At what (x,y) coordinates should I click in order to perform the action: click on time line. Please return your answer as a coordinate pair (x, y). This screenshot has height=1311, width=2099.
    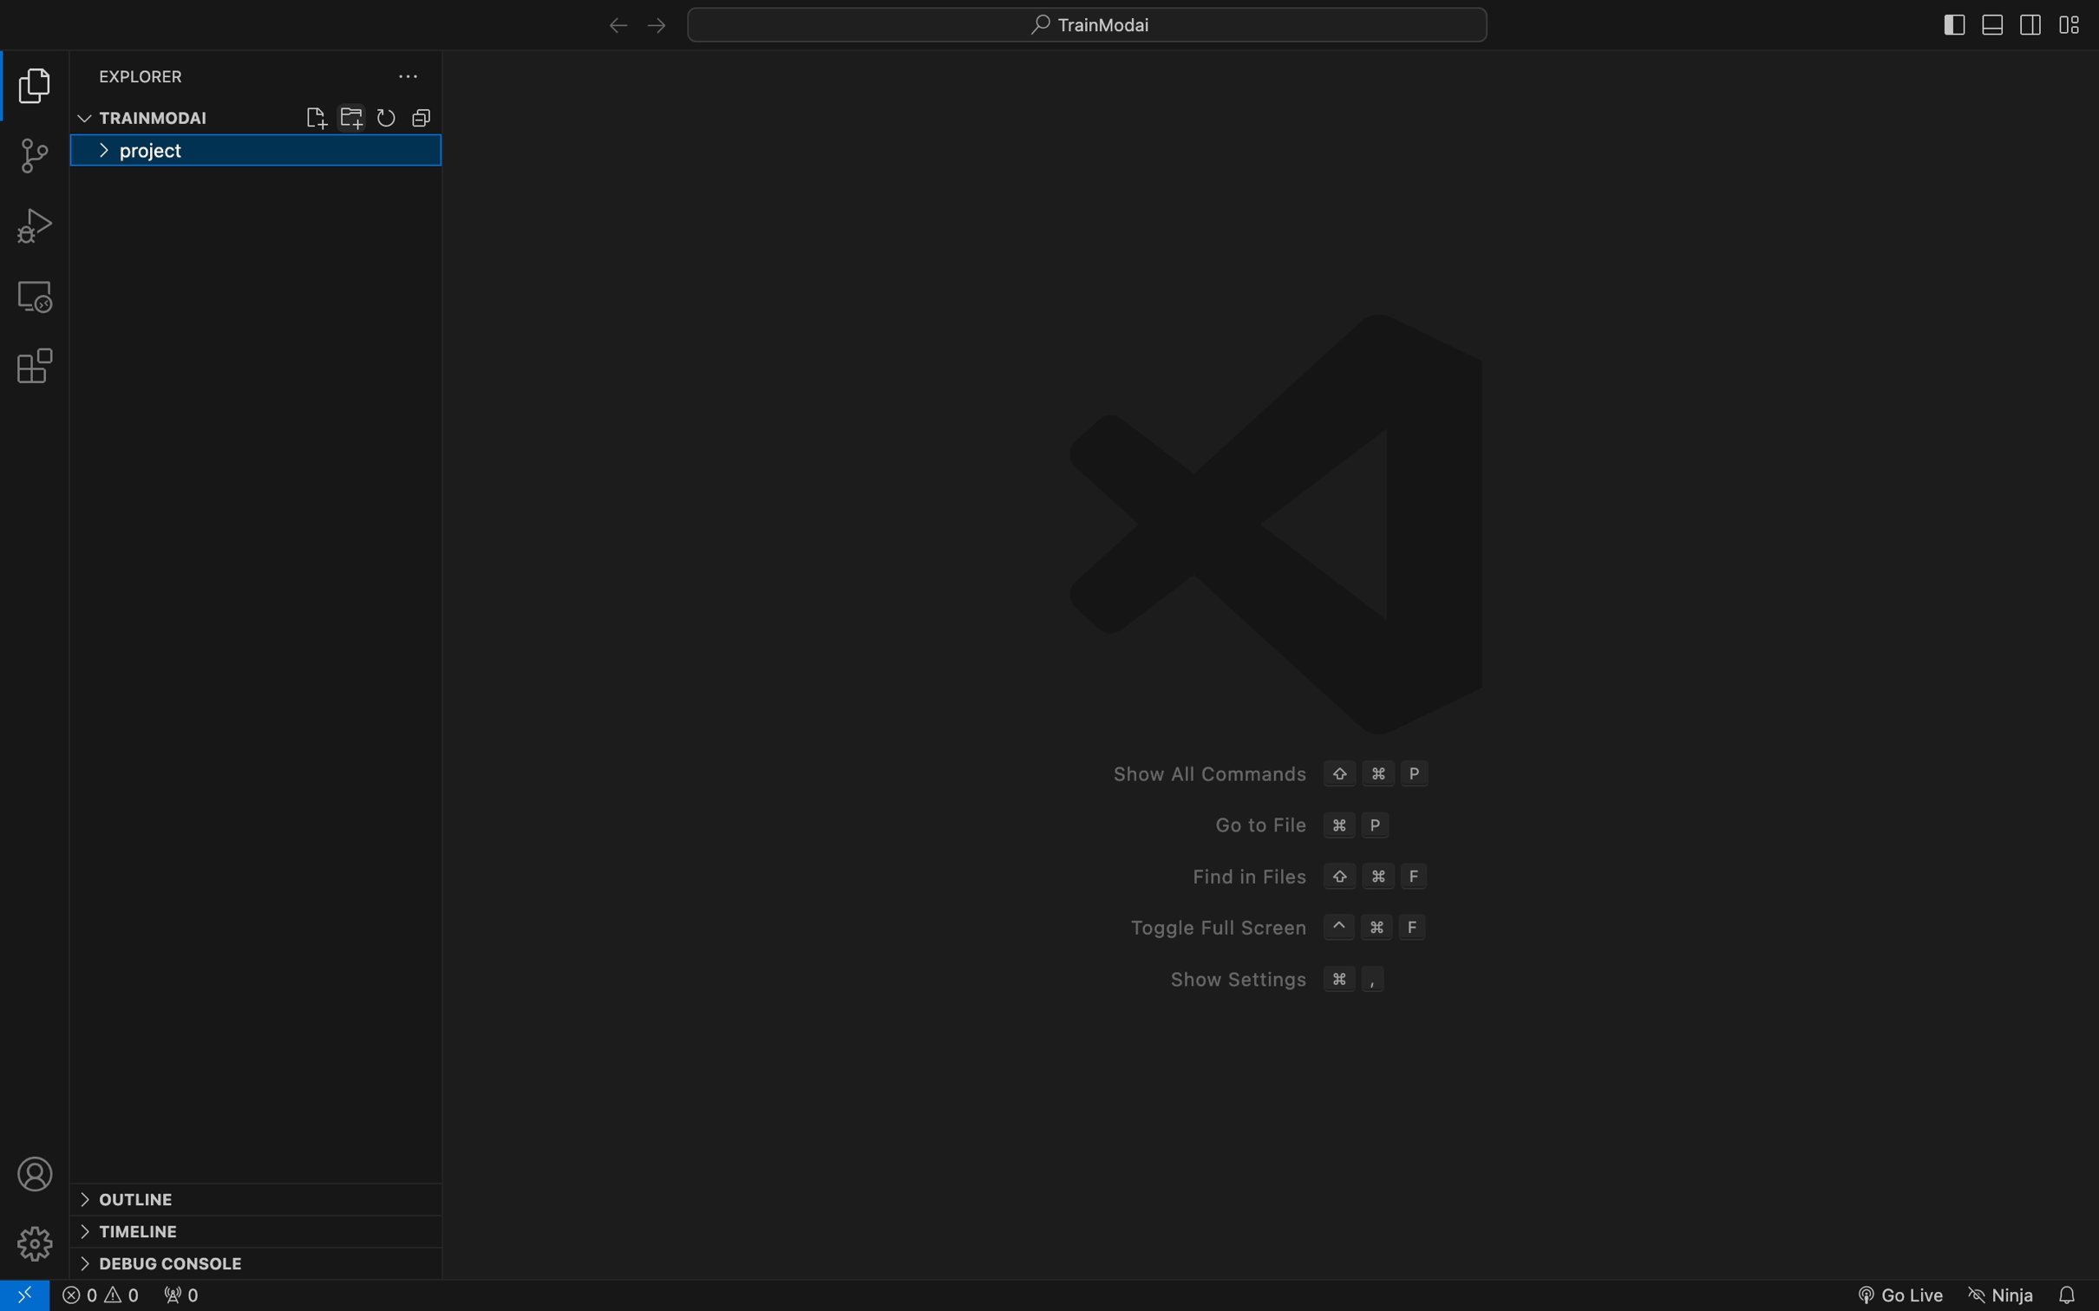
    Looking at the image, I should click on (134, 1229).